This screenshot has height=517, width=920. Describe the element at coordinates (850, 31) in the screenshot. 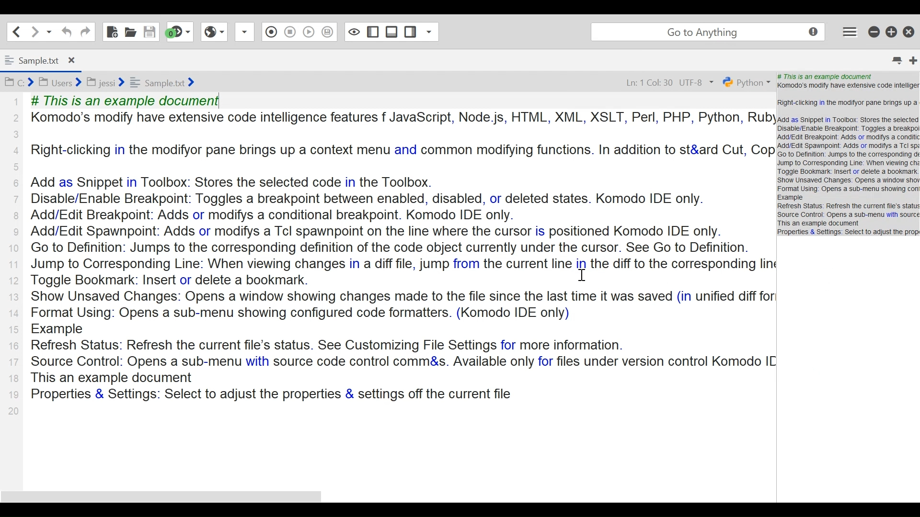

I see `Application menu` at that location.